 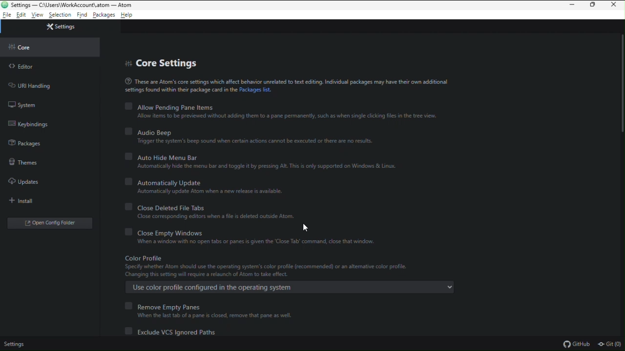 I want to click on find, so click(x=82, y=16).